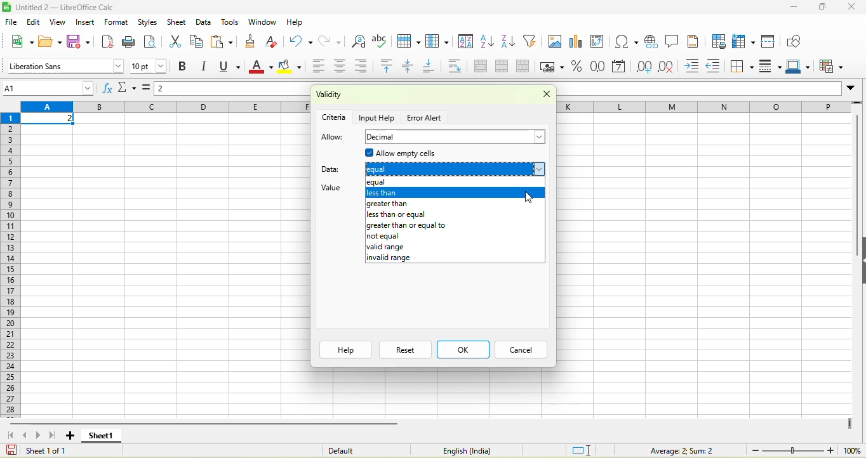  I want to click on font size, so click(149, 66).